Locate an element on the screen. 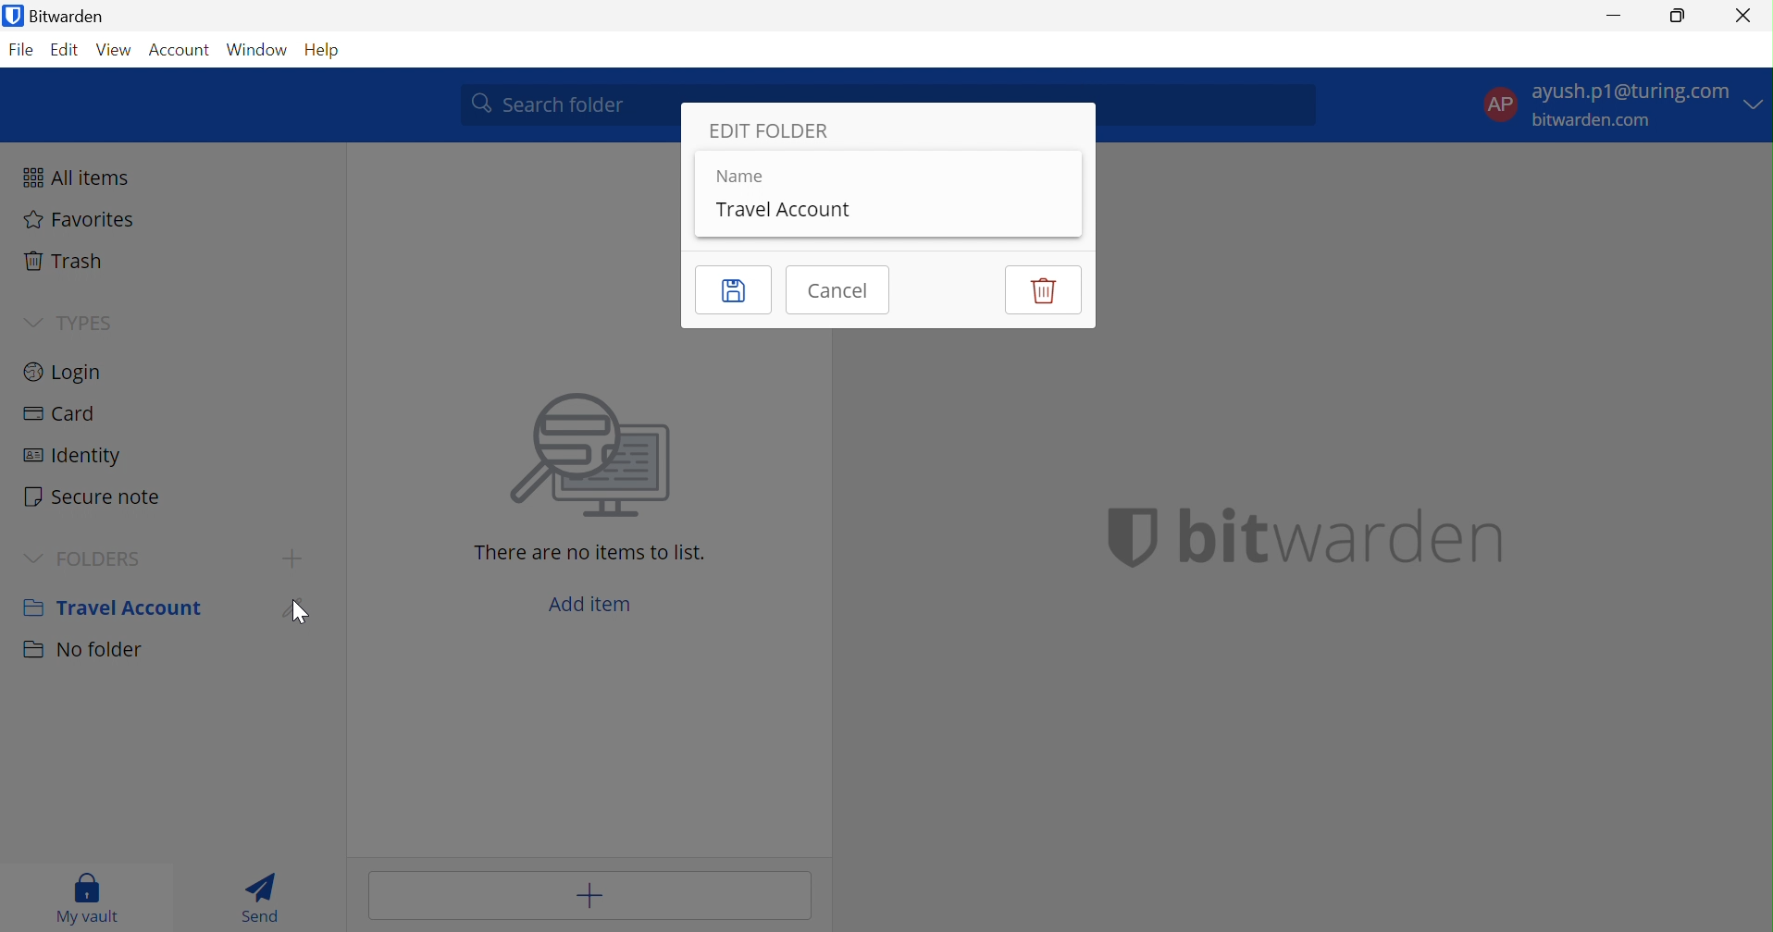 This screenshot has width=1773, height=932. Save is located at coordinates (732, 290).